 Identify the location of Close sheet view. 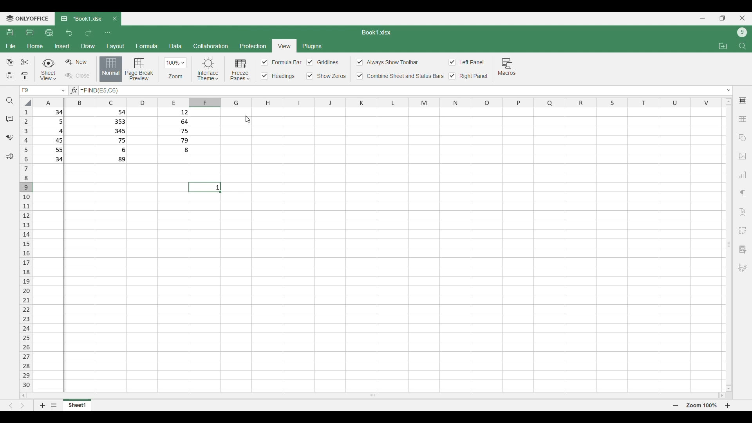
(77, 76).